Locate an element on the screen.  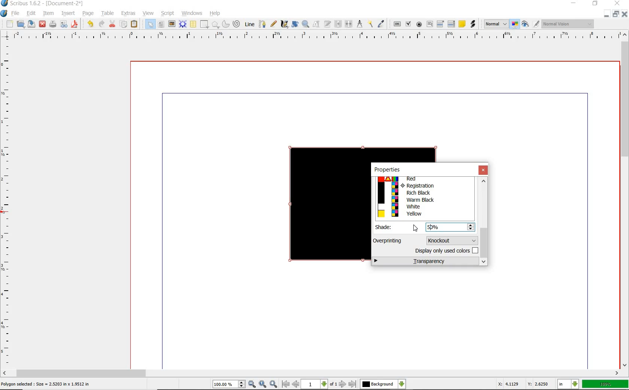
pdf push button is located at coordinates (396, 25).